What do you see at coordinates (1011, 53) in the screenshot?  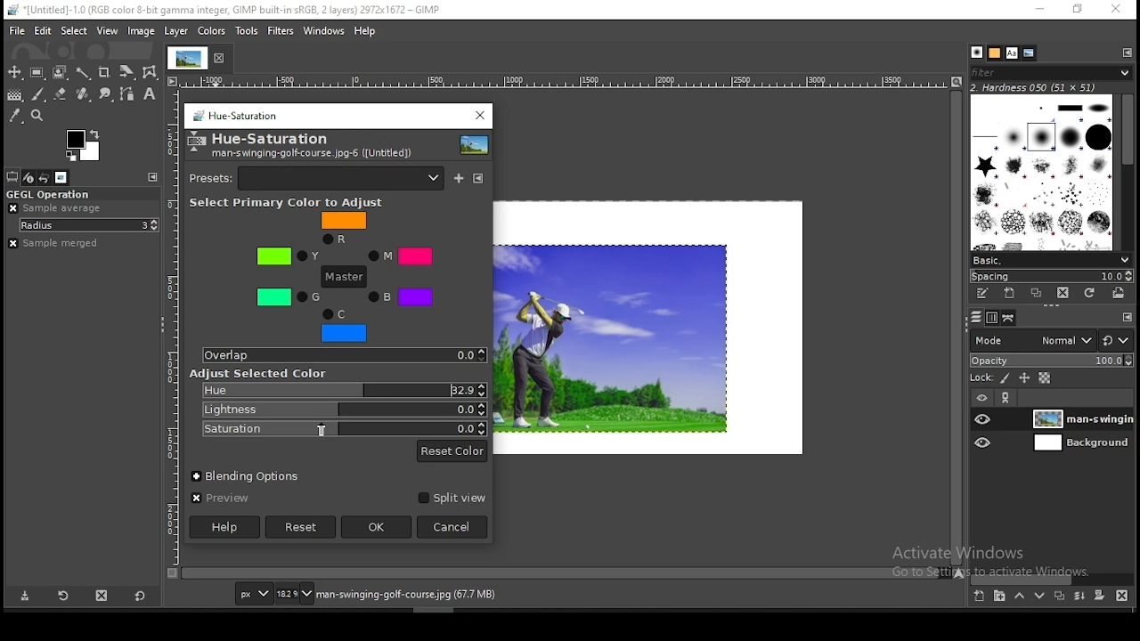 I see `fonts` at bounding box center [1011, 53].